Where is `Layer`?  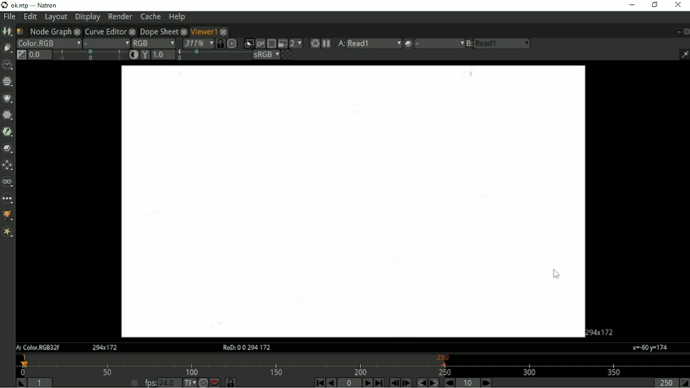 Layer is located at coordinates (49, 44).